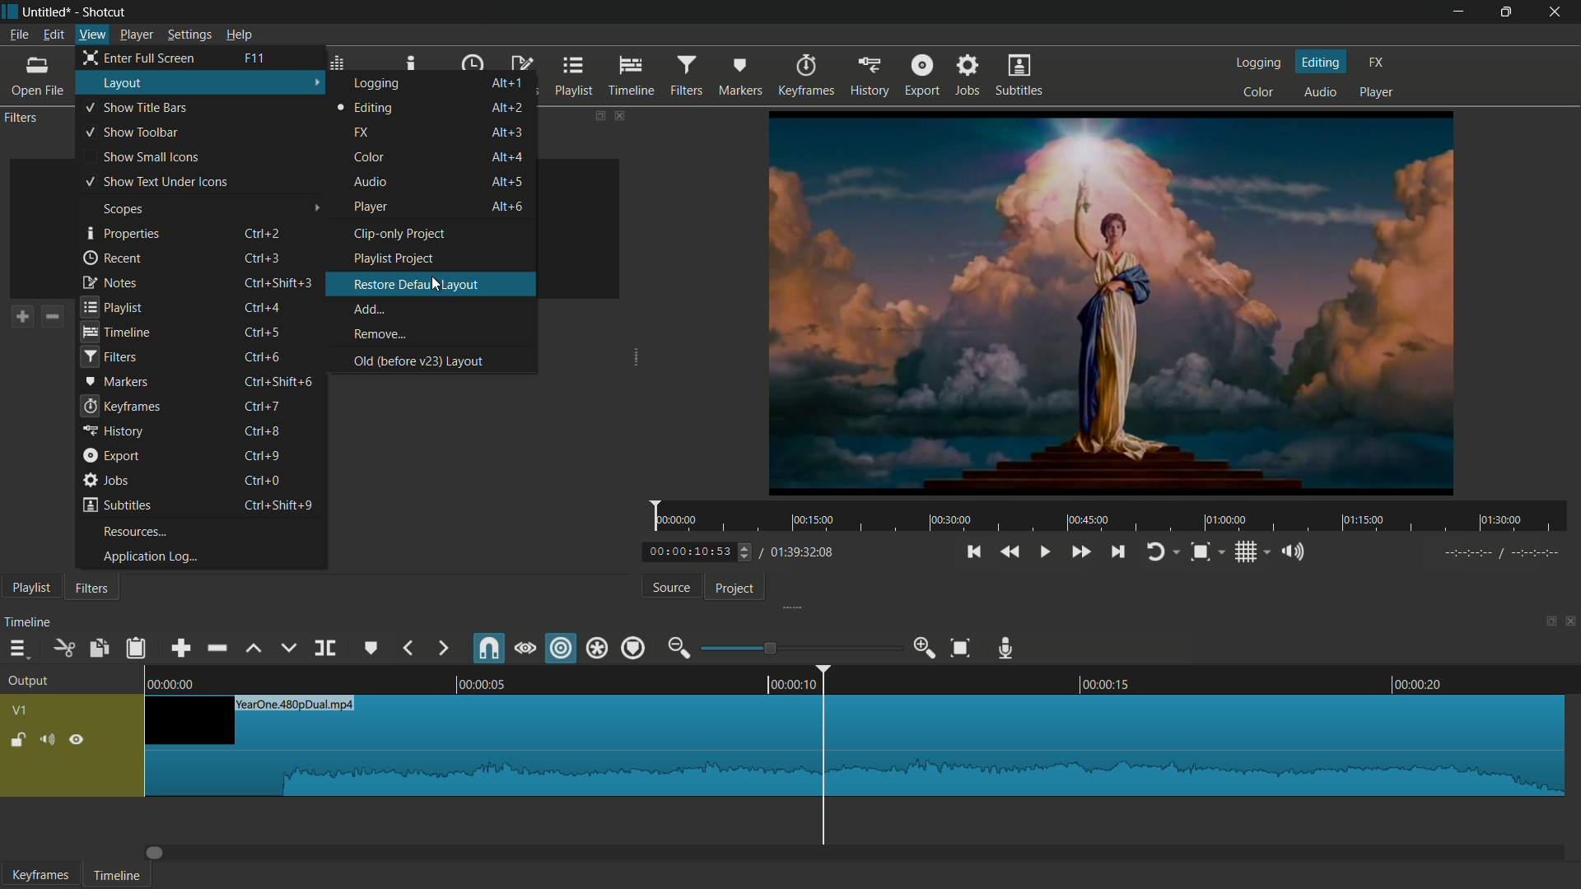  I want to click on properties, so click(123, 234).